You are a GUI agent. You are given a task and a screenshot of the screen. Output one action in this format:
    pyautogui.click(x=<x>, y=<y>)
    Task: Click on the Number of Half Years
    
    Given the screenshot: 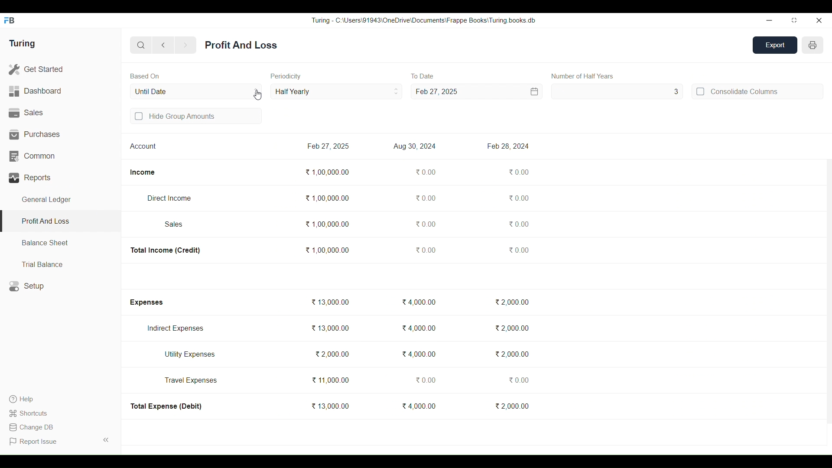 What is the action you would take?
    pyautogui.click(x=583, y=76)
    